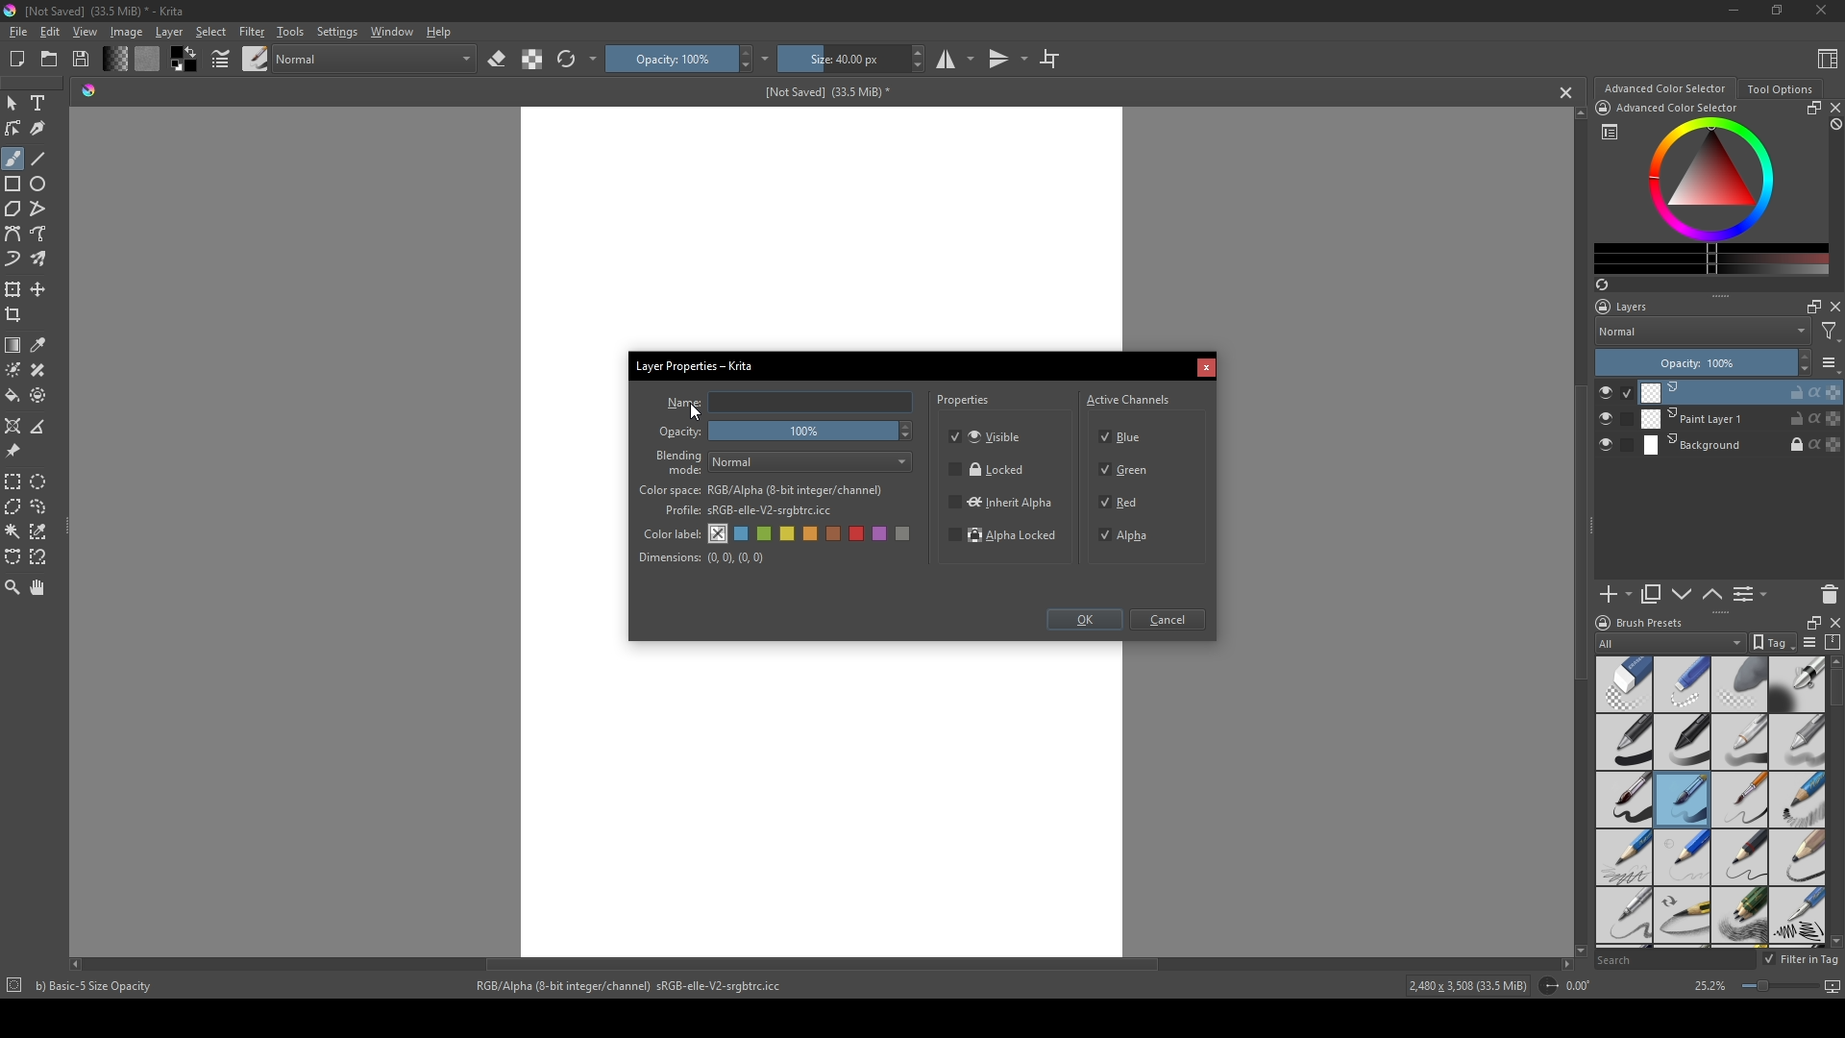  Describe the element at coordinates (1683, 917) in the screenshot. I see `pencil` at that location.